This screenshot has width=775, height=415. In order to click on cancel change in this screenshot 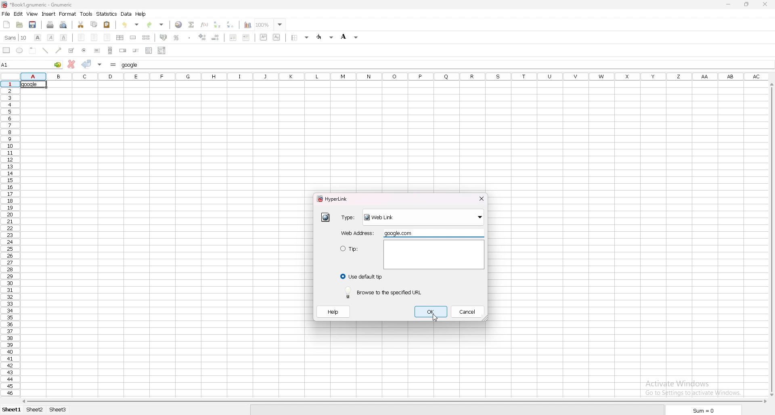, I will do `click(71, 64)`.